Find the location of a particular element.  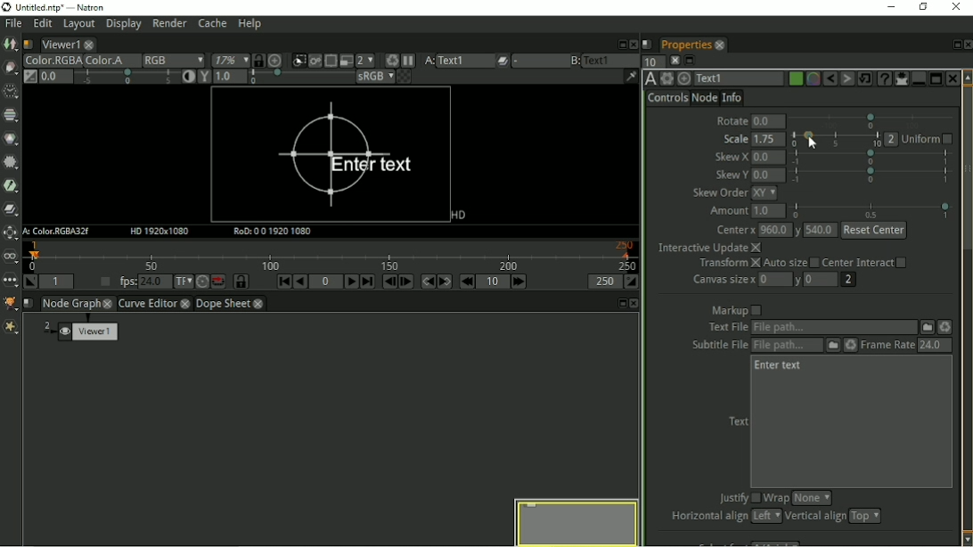

Next frame is located at coordinates (405, 282).